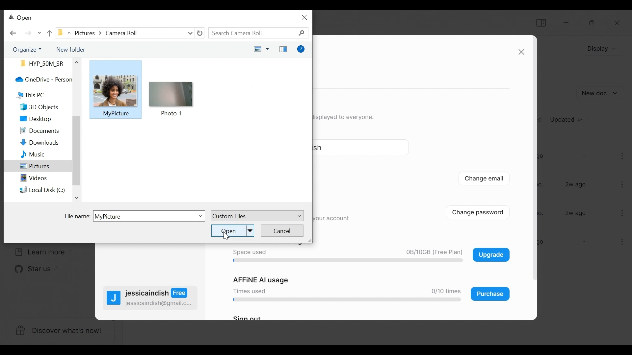  Describe the element at coordinates (34, 143) in the screenshot. I see `Downloads` at that location.